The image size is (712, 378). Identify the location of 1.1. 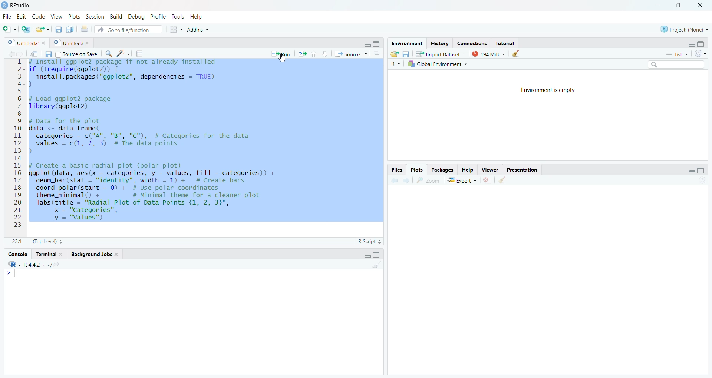
(16, 241).